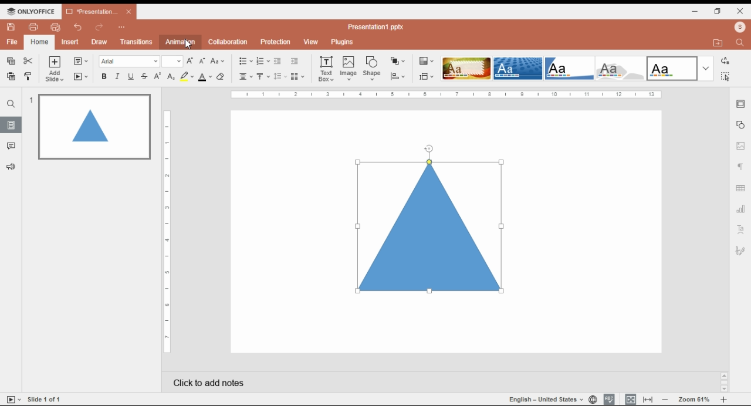  Describe the element at coordinates (221, 77) in the screenshot. I see `erase` at that location.